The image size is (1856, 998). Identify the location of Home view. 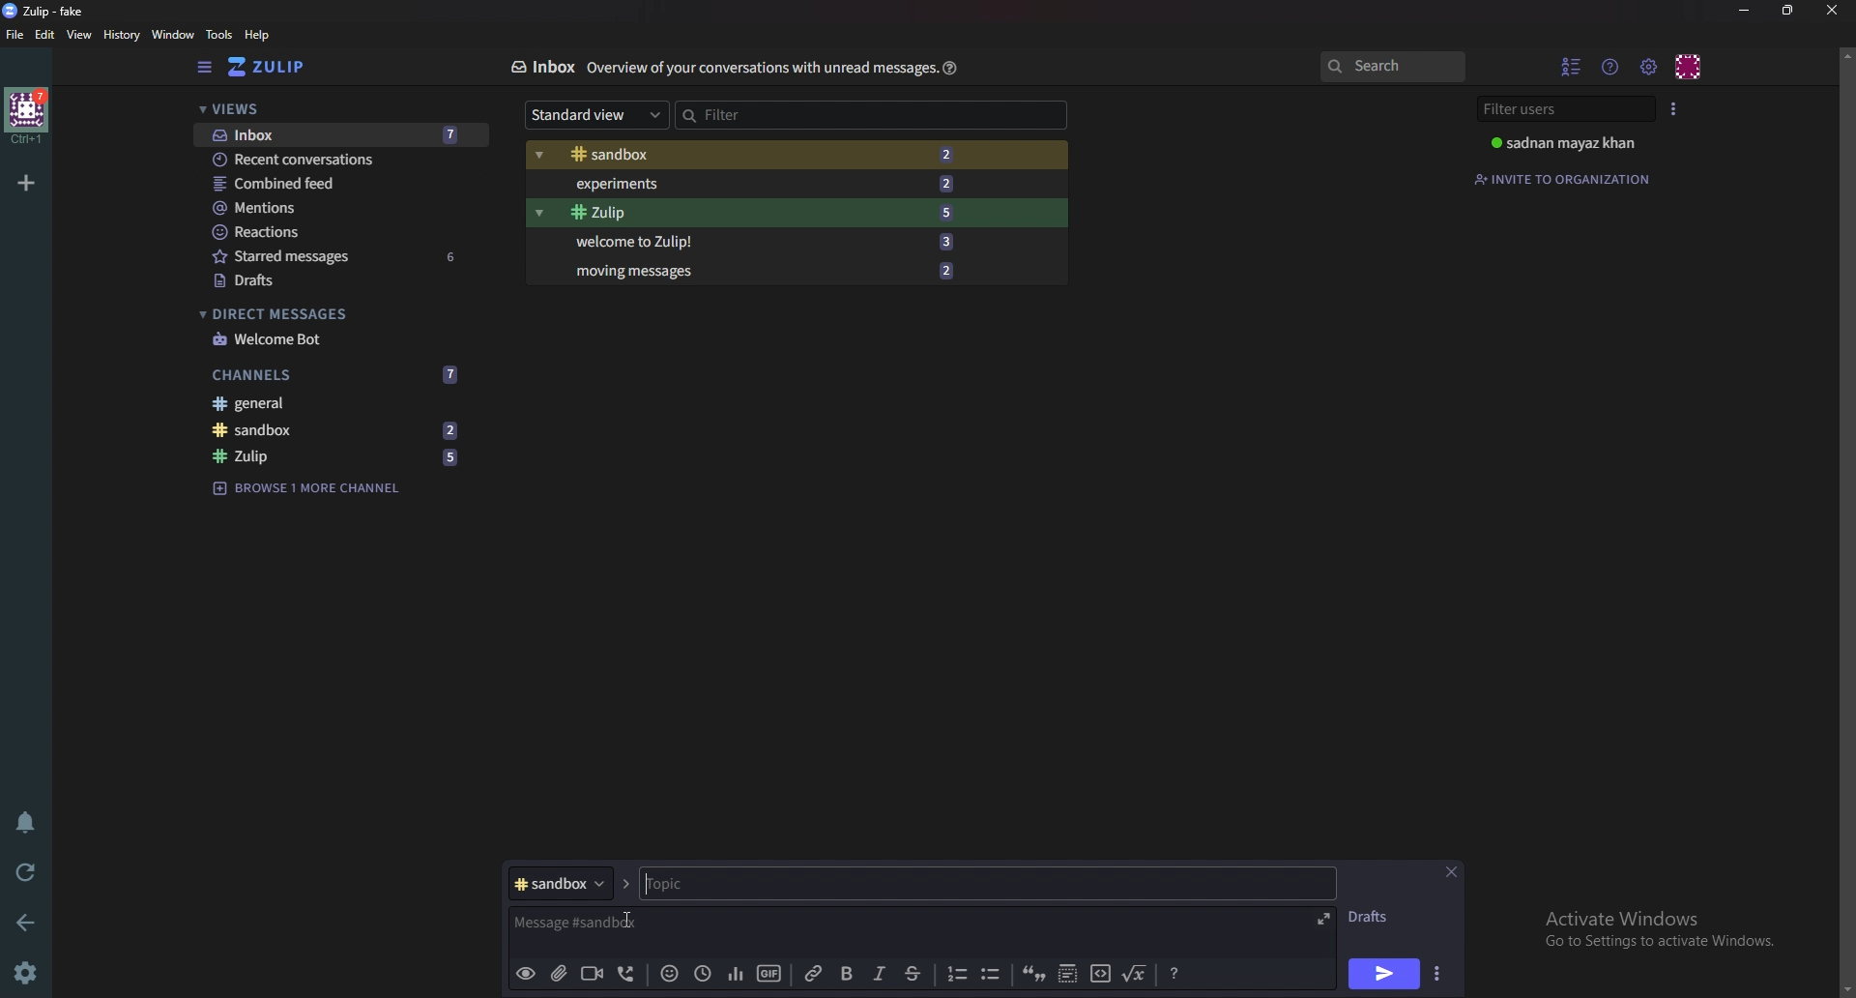
(280, 67).